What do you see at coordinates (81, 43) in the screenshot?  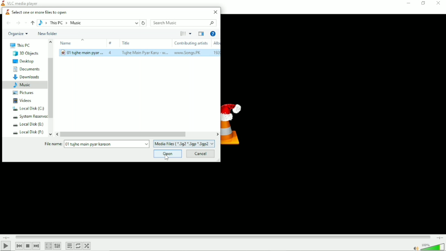 I see `Name` at bounding box center [81, 43].